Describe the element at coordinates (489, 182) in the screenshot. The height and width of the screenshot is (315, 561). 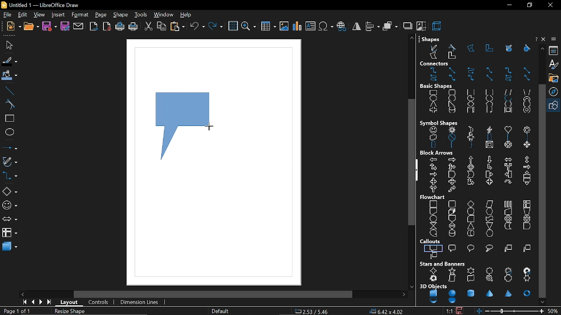
I see `4 way arrow callout` at that location.